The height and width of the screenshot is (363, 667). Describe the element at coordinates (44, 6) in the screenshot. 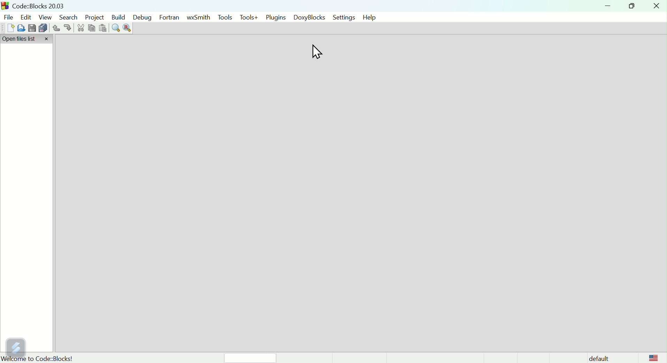

I see `Court blocks 2003` at that location.